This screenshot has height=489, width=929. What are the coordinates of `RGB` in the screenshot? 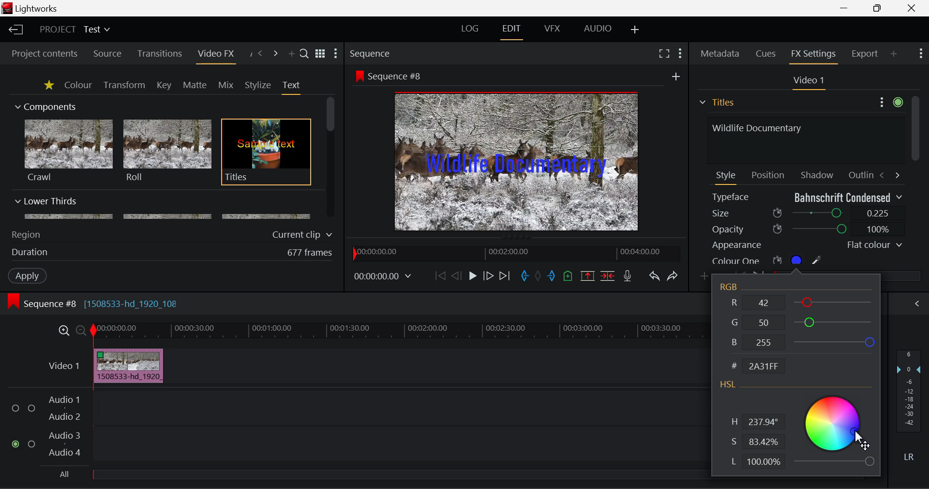 It's located at (731, 287).